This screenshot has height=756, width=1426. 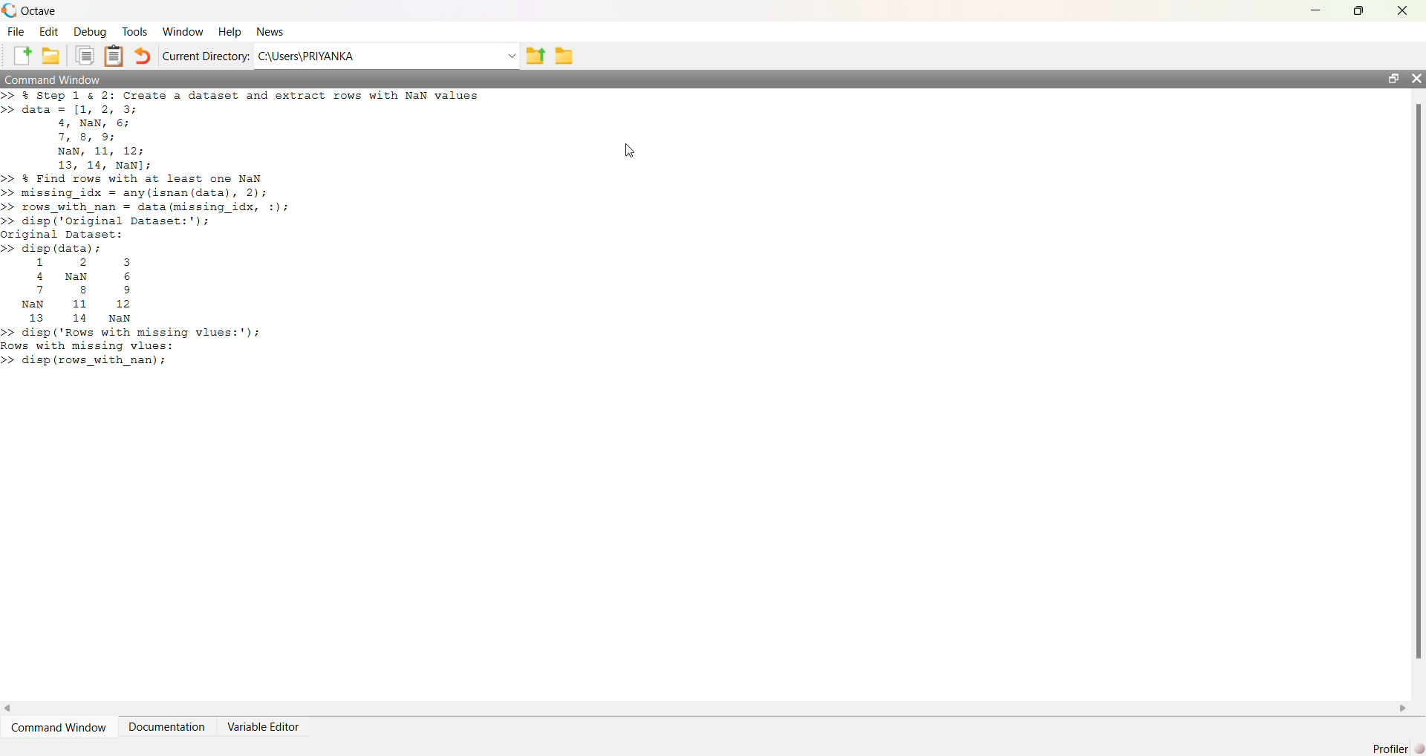 What do you see at coordinates (39, 10) in the screenshot?
I see `Octave` at bounding box center [39, 10].